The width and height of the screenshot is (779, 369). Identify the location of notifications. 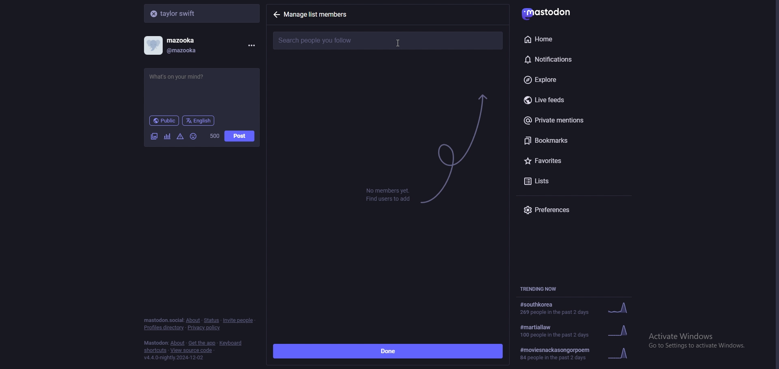
(566, 58).